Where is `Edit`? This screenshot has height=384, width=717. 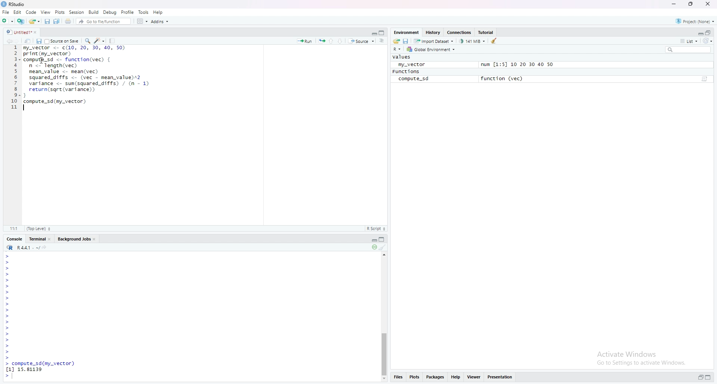 Edit is located at coordinates (19, 13).